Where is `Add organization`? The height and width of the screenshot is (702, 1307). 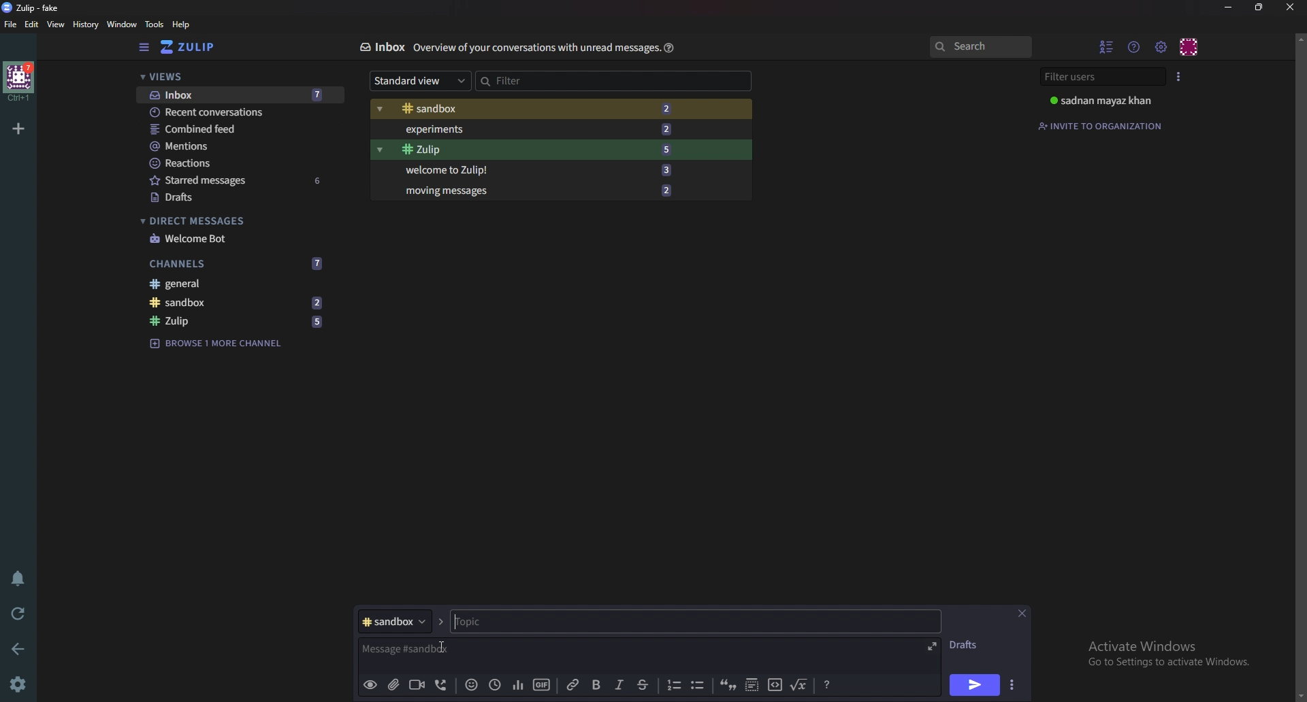
Add organization is located at coordinates (18, 128).